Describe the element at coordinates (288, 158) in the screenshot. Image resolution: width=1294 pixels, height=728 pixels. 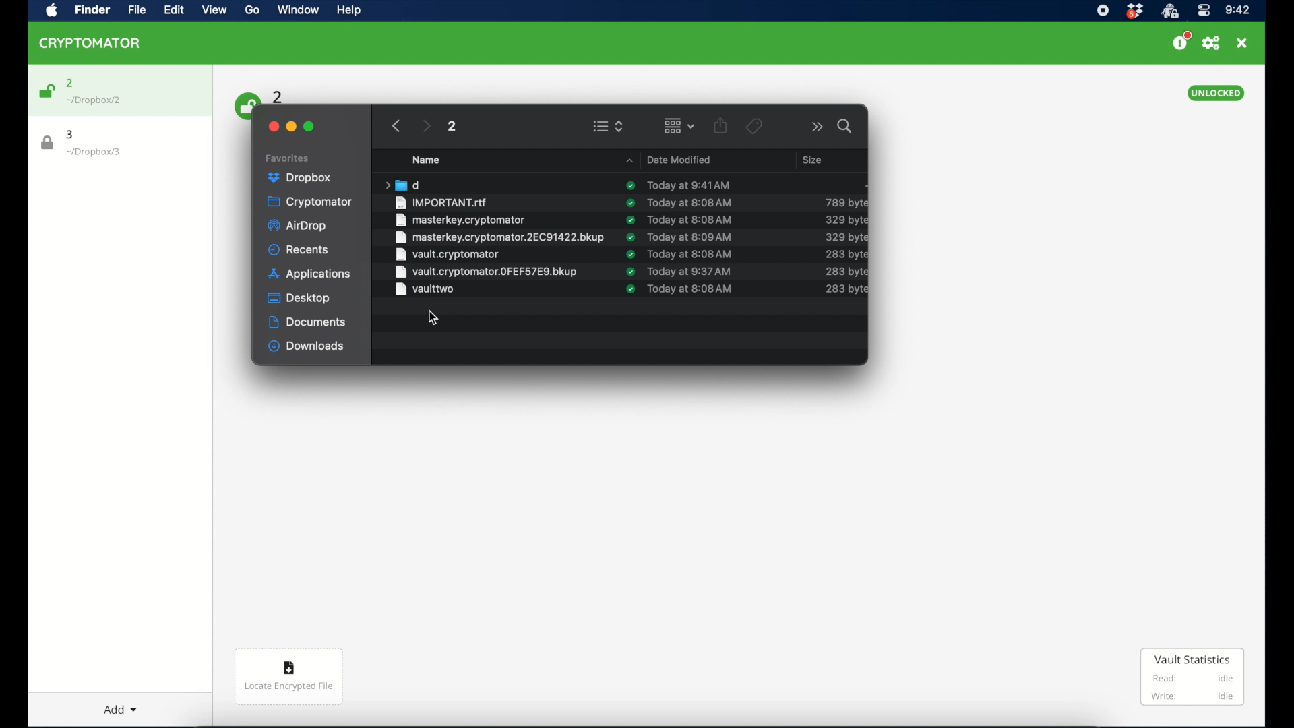
I see `favorites` at that location.